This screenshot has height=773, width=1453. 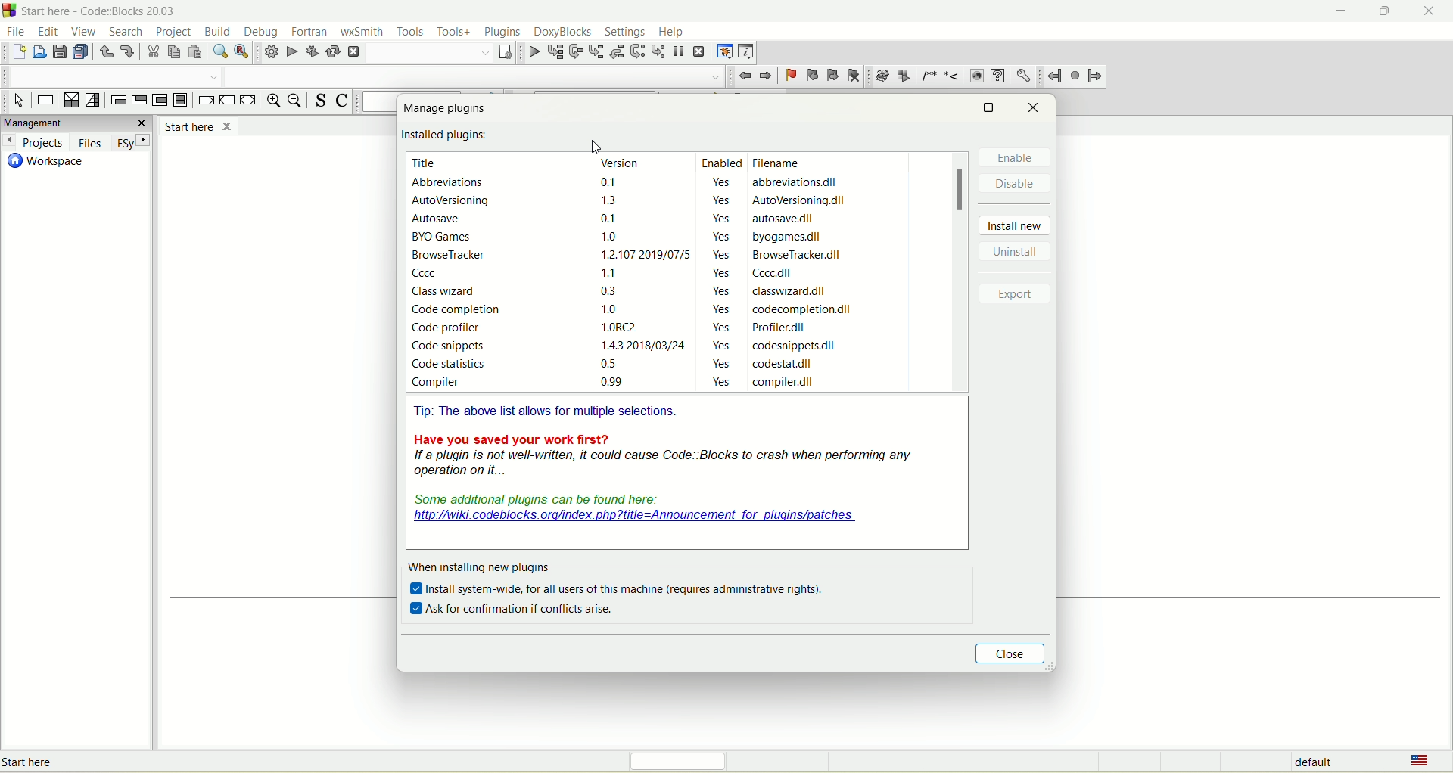 What do you see at coordinates (927, 76) in the screenshot?
I see `Insert comment block` at bounding box center [927, 76].